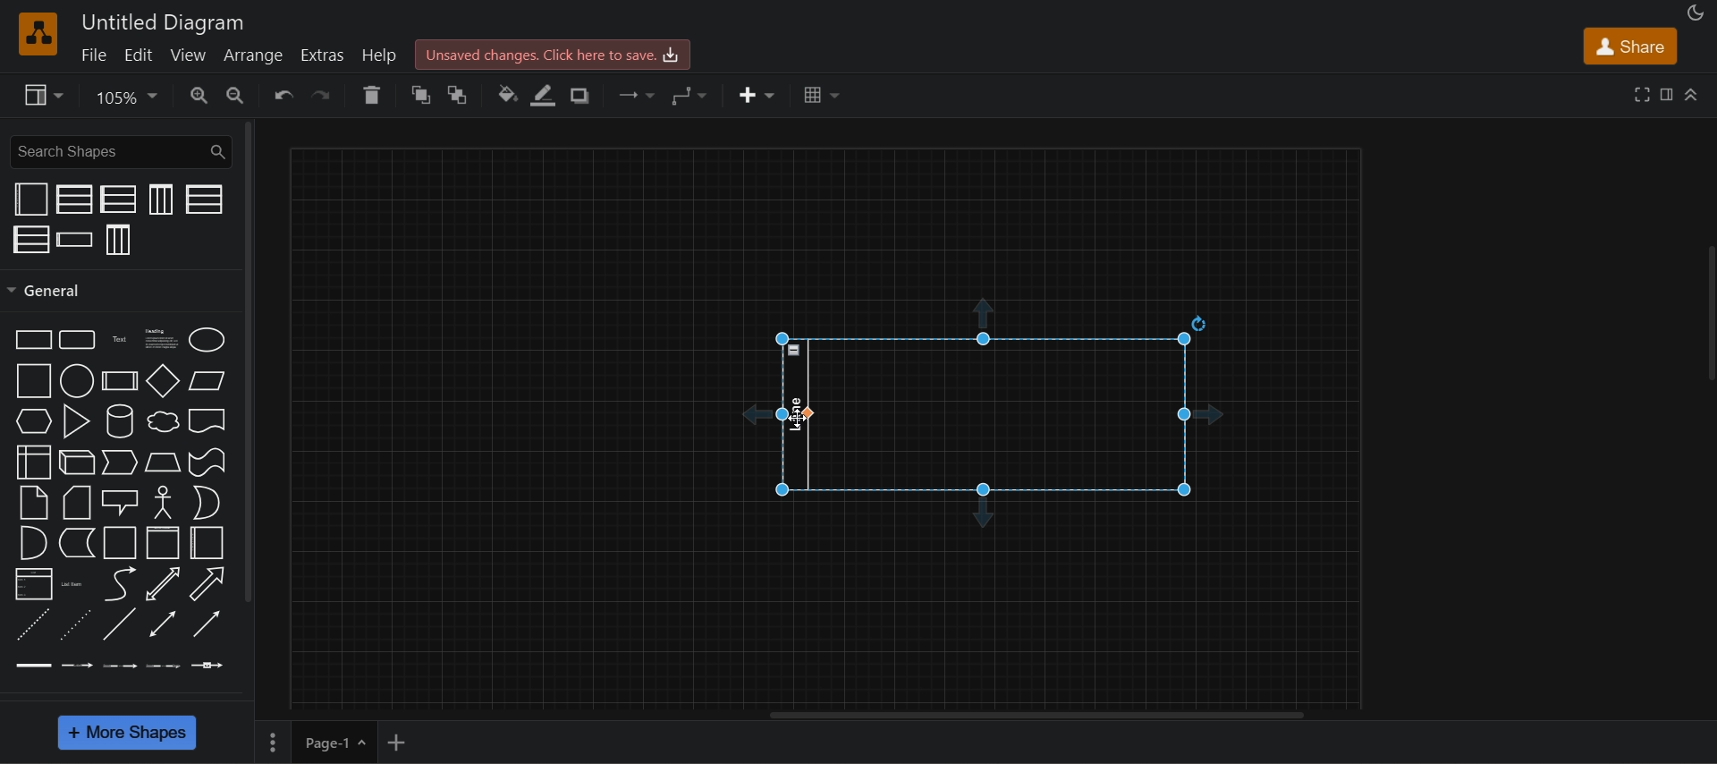  Describe the element at coordinates (1631, 46) in the screenshot. I see `share` at that location.